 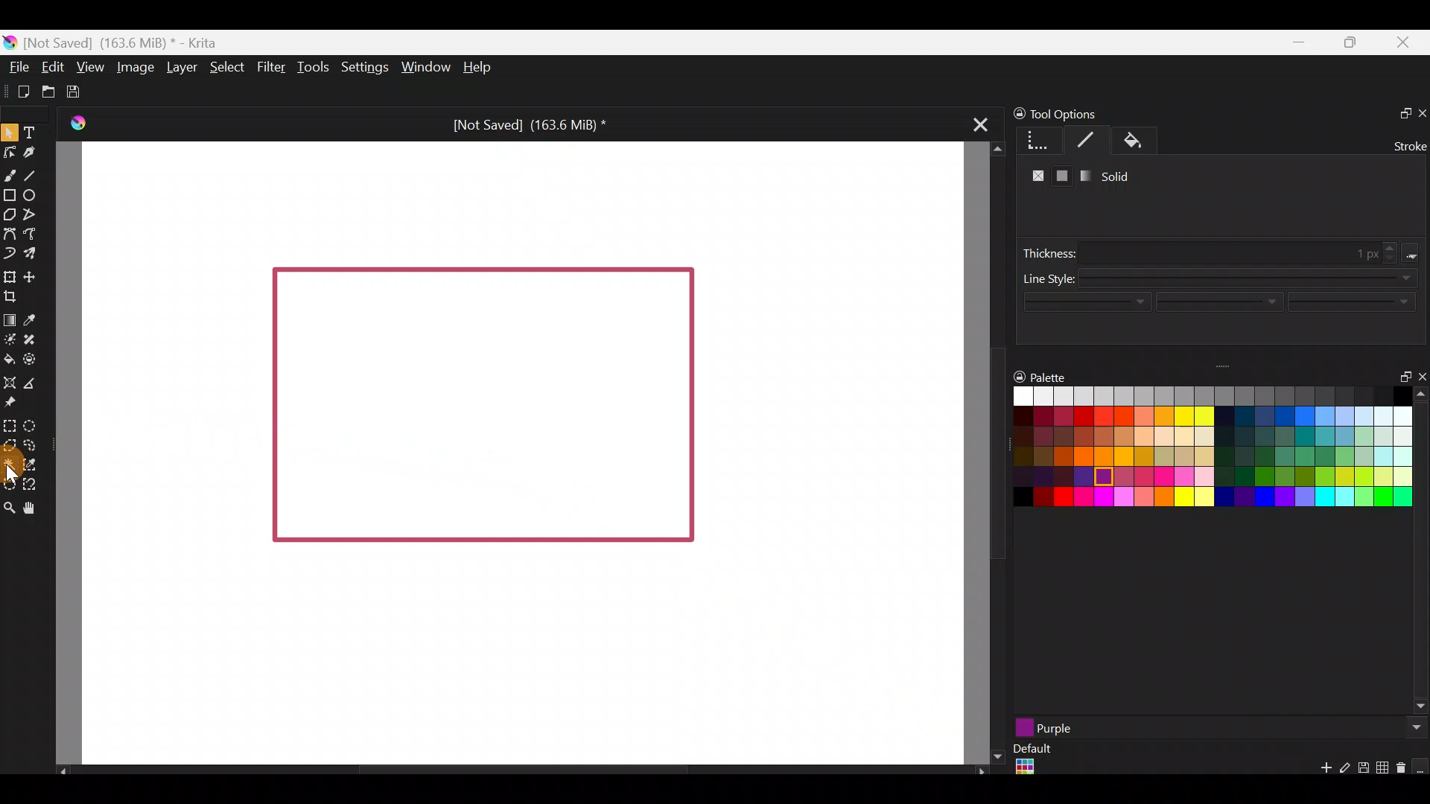 I want to click on Palette, so click(x=1042, y=376).